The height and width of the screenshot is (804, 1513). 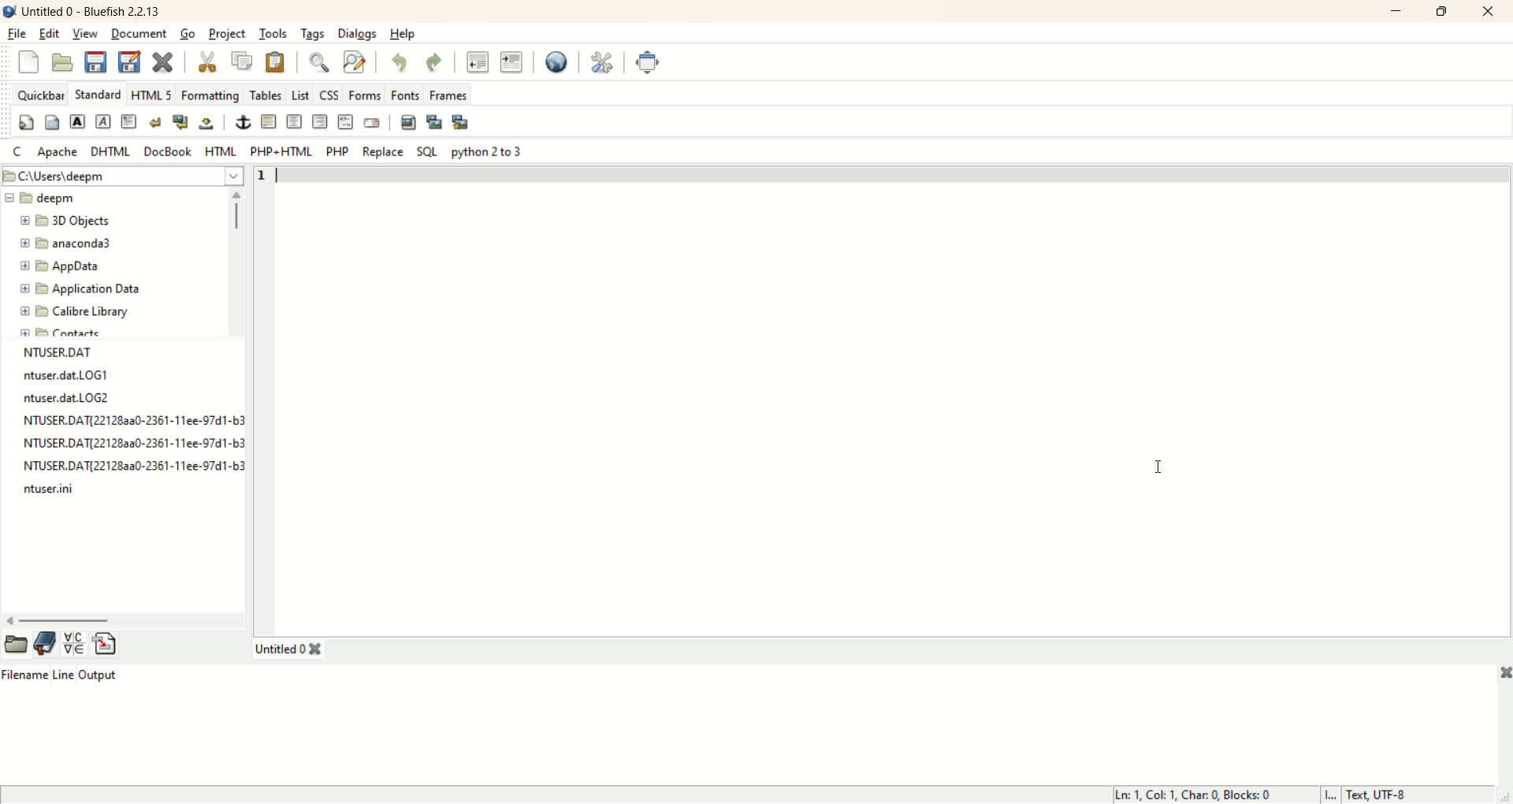 I want to click on save current file, so click(x=93, y=61).